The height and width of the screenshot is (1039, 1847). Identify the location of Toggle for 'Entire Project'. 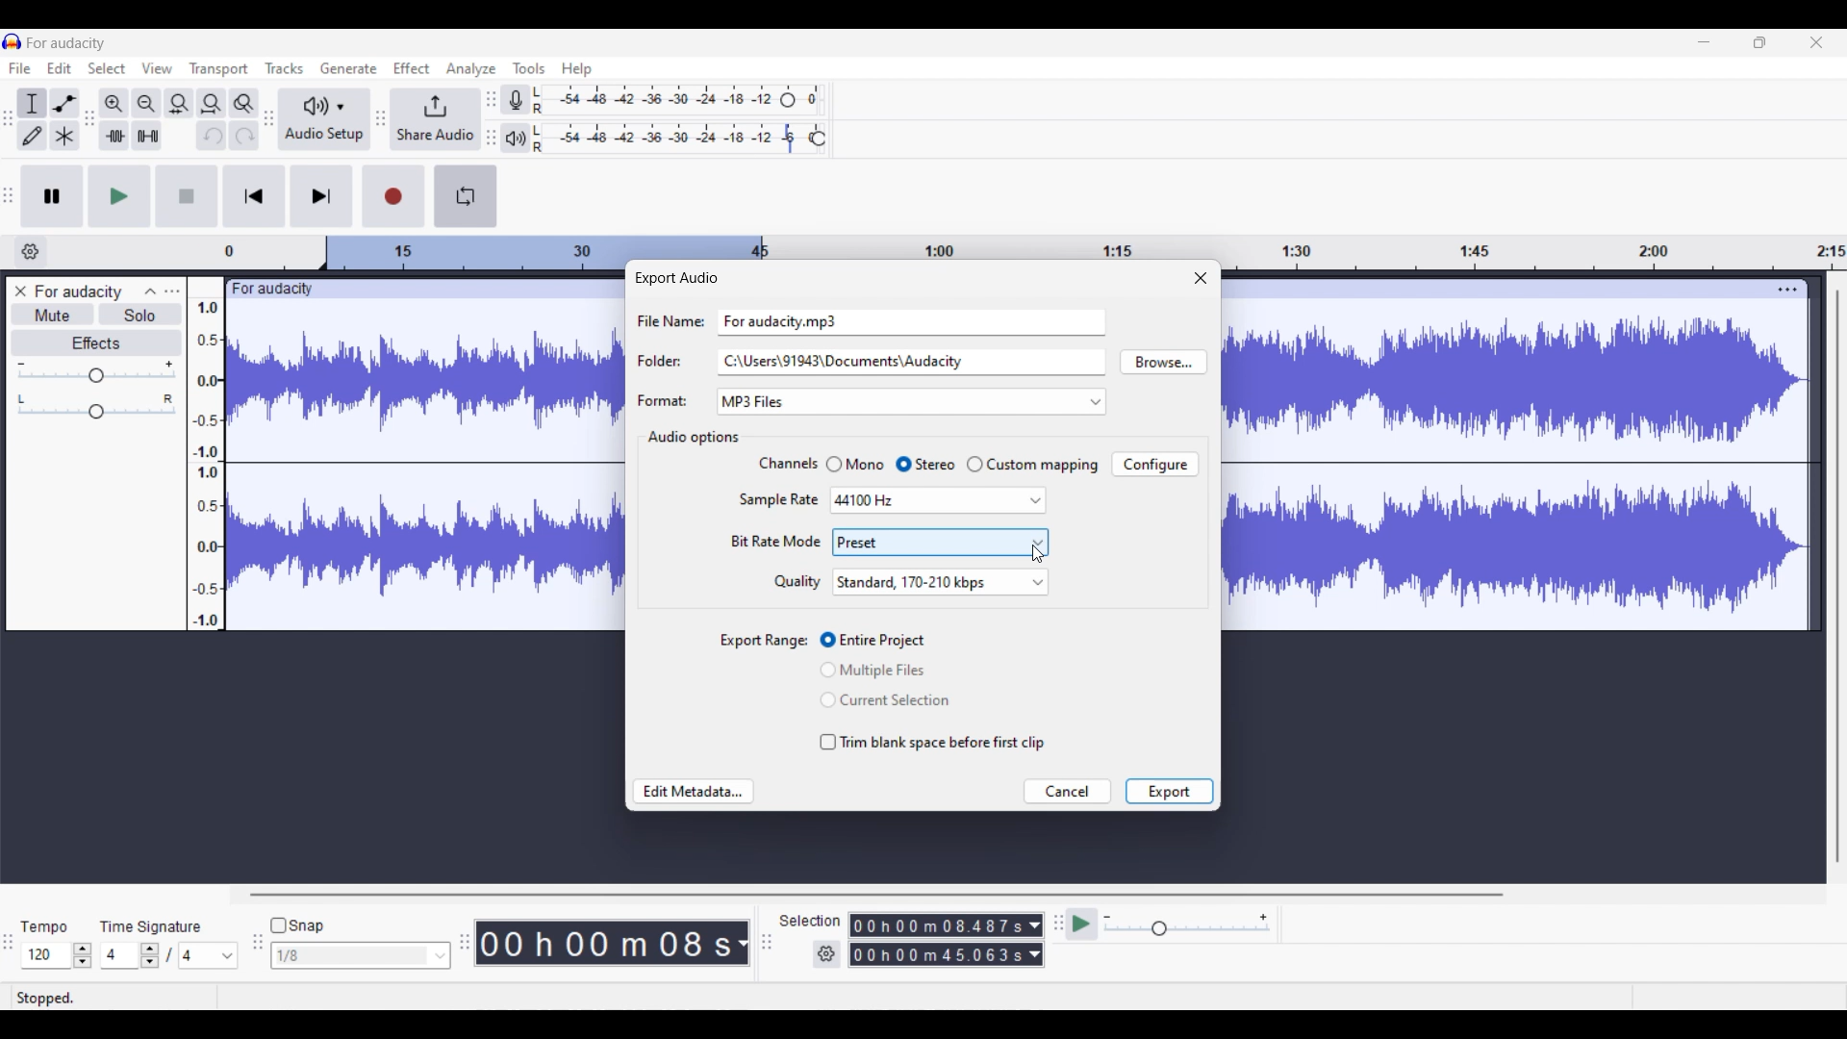
(887, 641).